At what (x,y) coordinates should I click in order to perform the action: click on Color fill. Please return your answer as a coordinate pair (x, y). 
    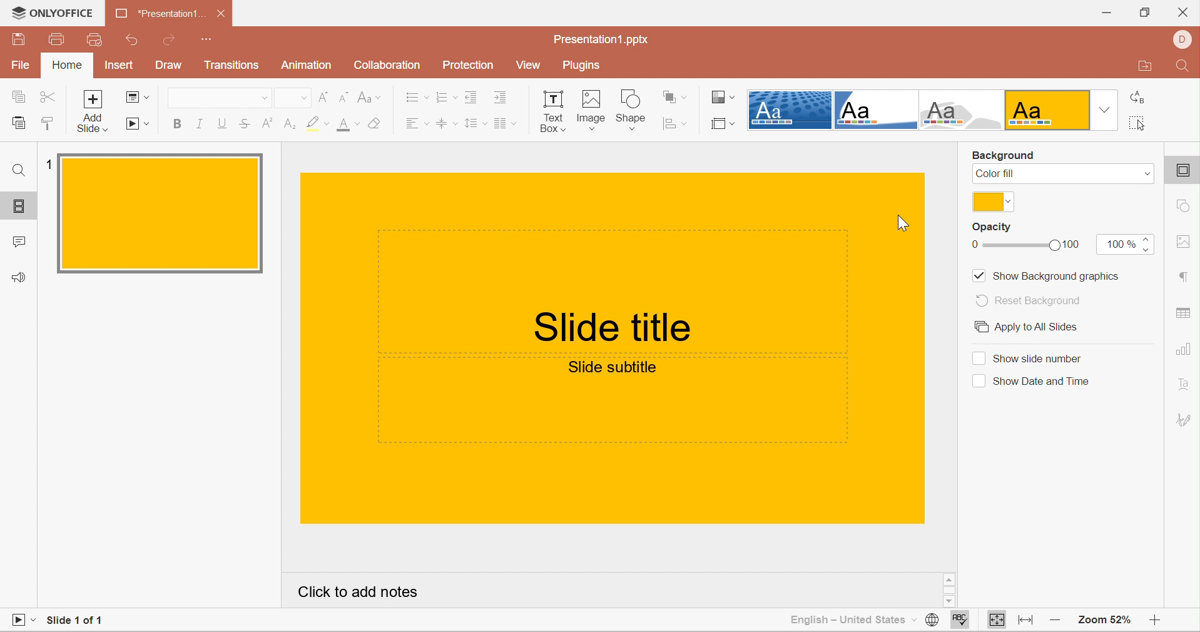
    Looking at the image, I should click on (997, 175).